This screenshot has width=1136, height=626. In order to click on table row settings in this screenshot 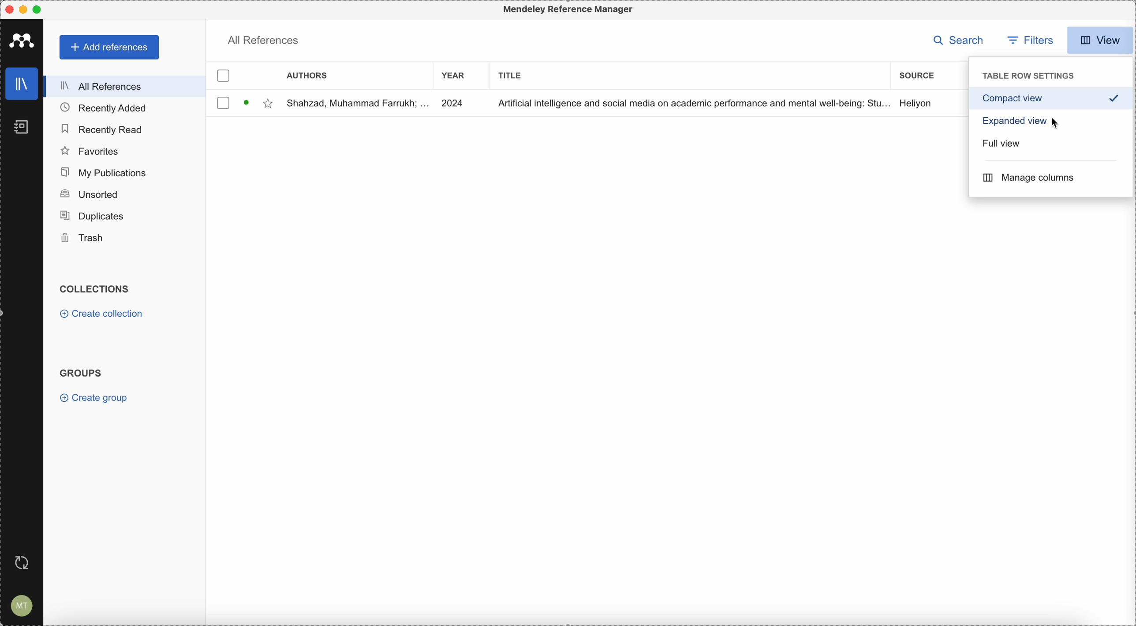, I will do `click(1027, 77)`.